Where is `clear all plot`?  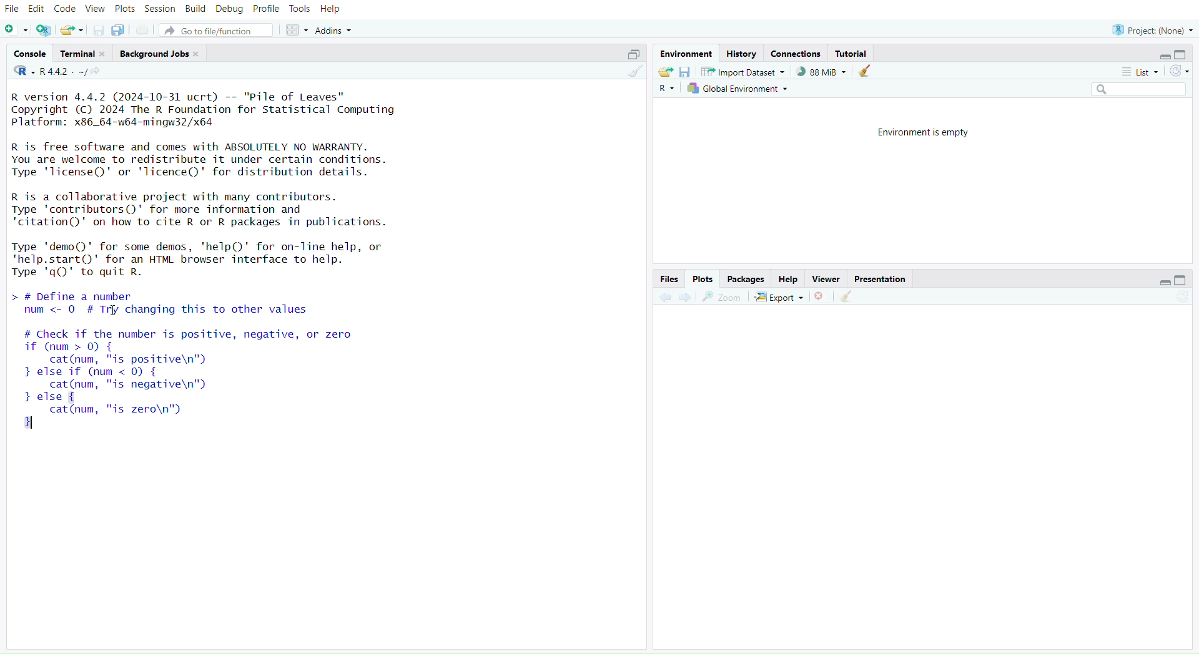
clear all plot is located at coordinates (847, 296).